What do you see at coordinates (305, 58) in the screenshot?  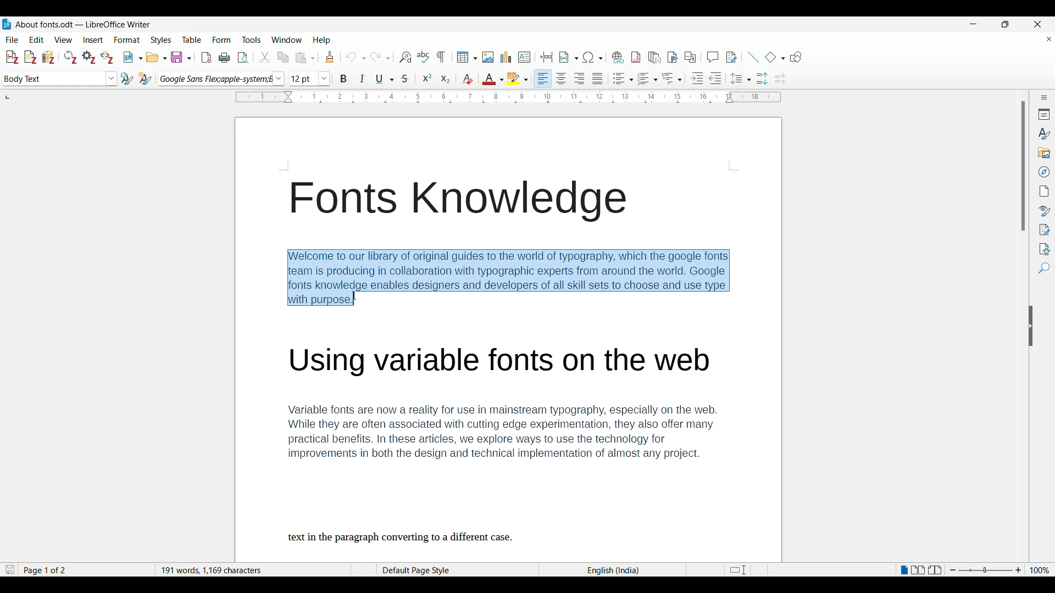 I see `Paste` at bounding box center [305, 58].